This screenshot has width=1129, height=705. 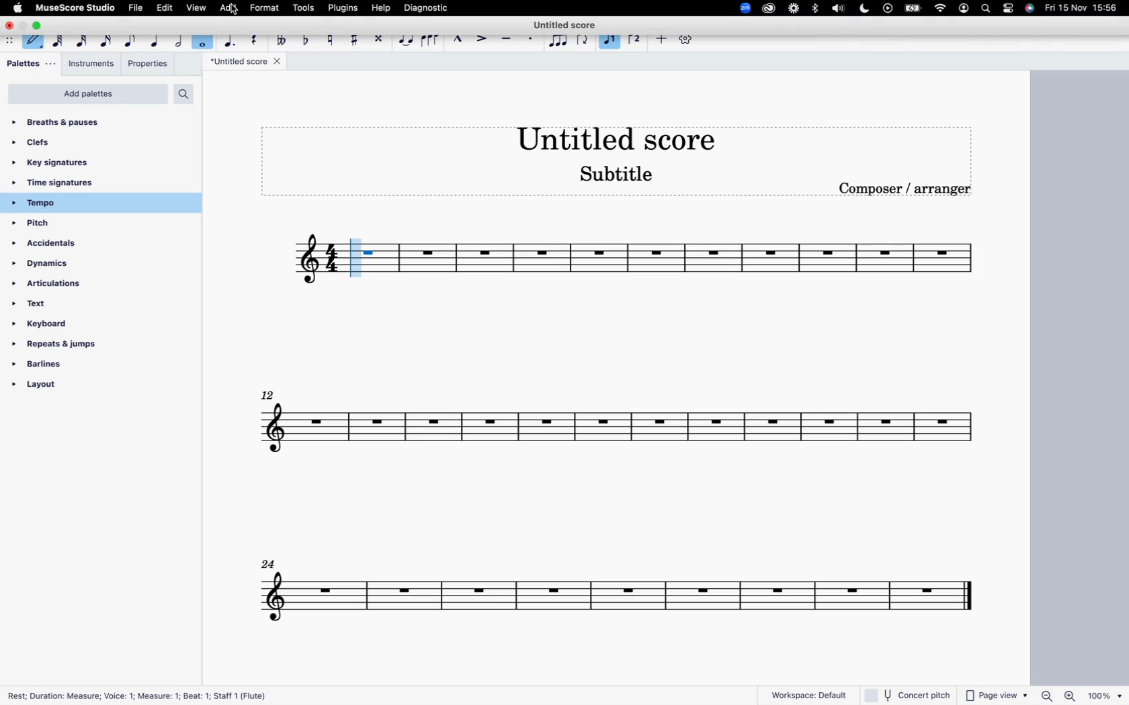 I want to click on settings, so click(x=1009, y=9).